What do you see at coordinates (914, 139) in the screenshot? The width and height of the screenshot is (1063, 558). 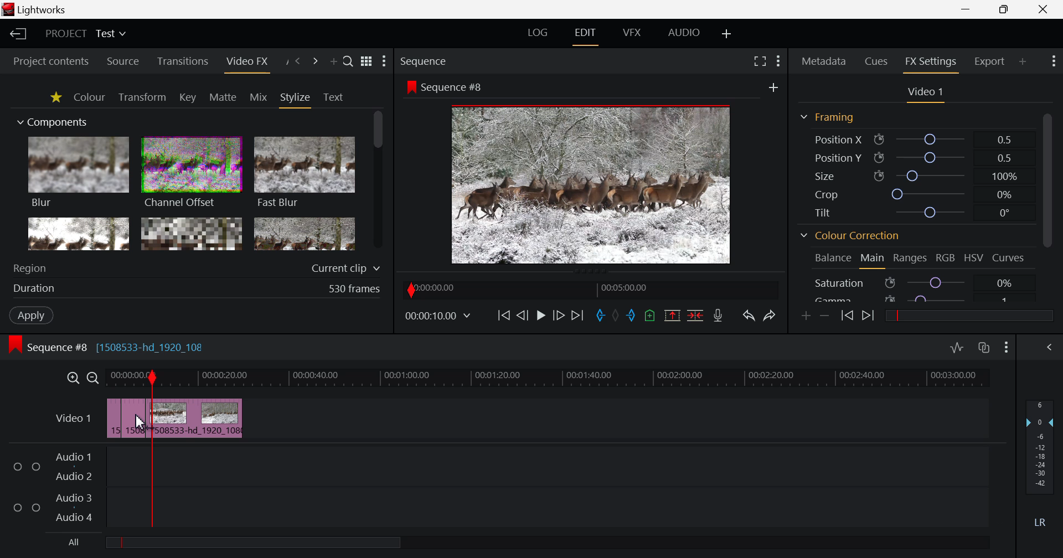 I see `Position X` at bounding box center [914, 139].